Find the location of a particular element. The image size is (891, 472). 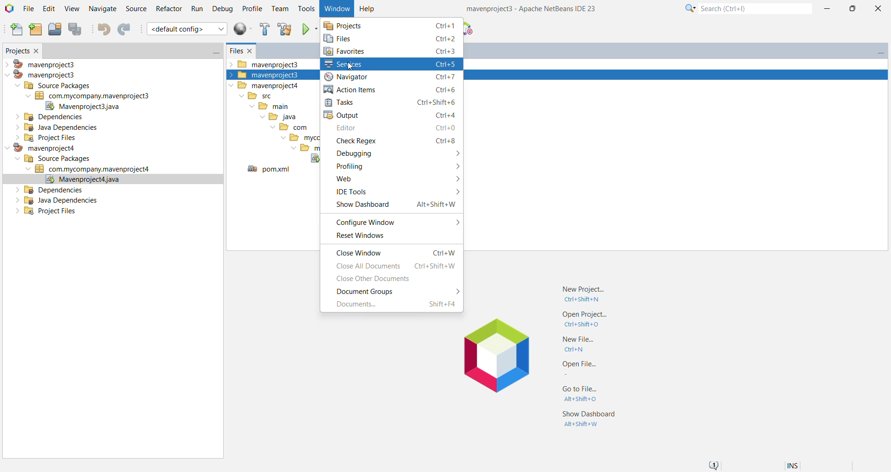

Web is located at coordinates (395, 179).